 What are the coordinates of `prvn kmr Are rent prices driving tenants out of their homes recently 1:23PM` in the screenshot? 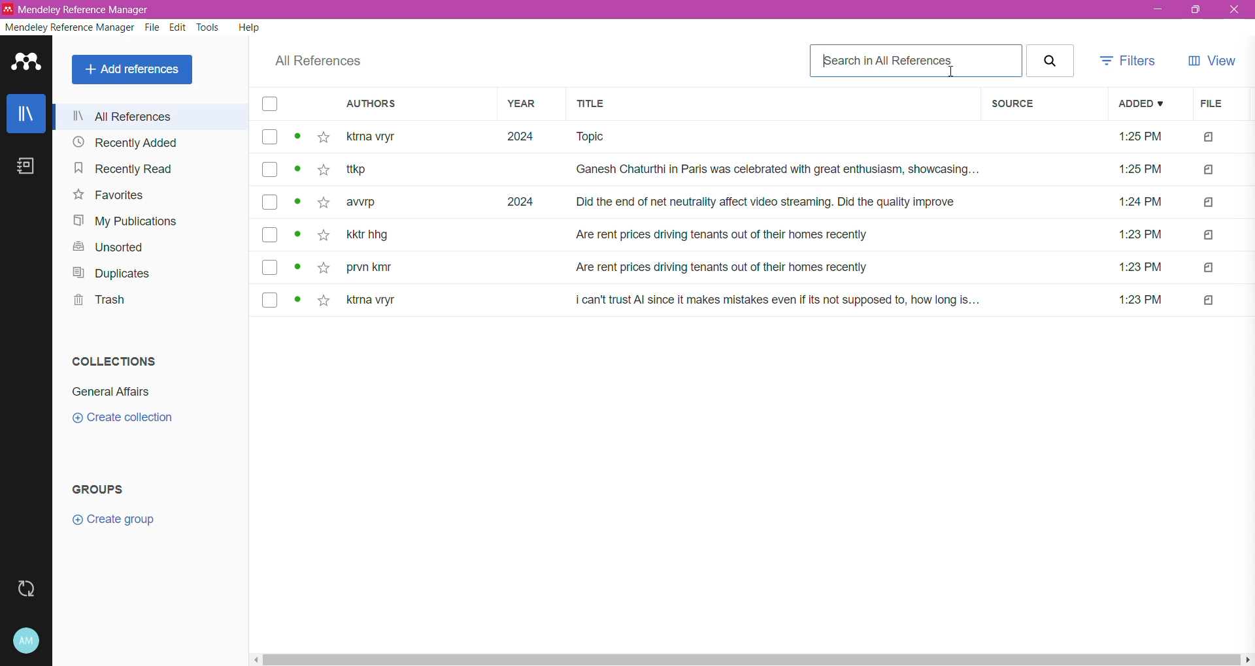 It's located at (761, 268).